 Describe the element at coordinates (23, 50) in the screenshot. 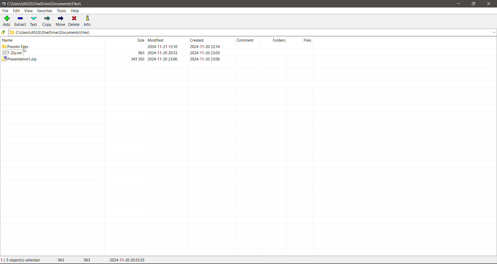

I see `cursor` at that location.